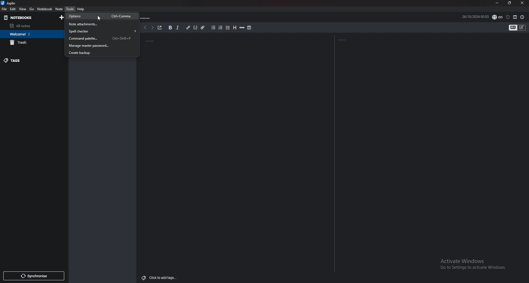 The height and width of the screenshot is (283, 529). Describe the element at coordinates (32, 9) in the screenshot. I see `go` at that location.